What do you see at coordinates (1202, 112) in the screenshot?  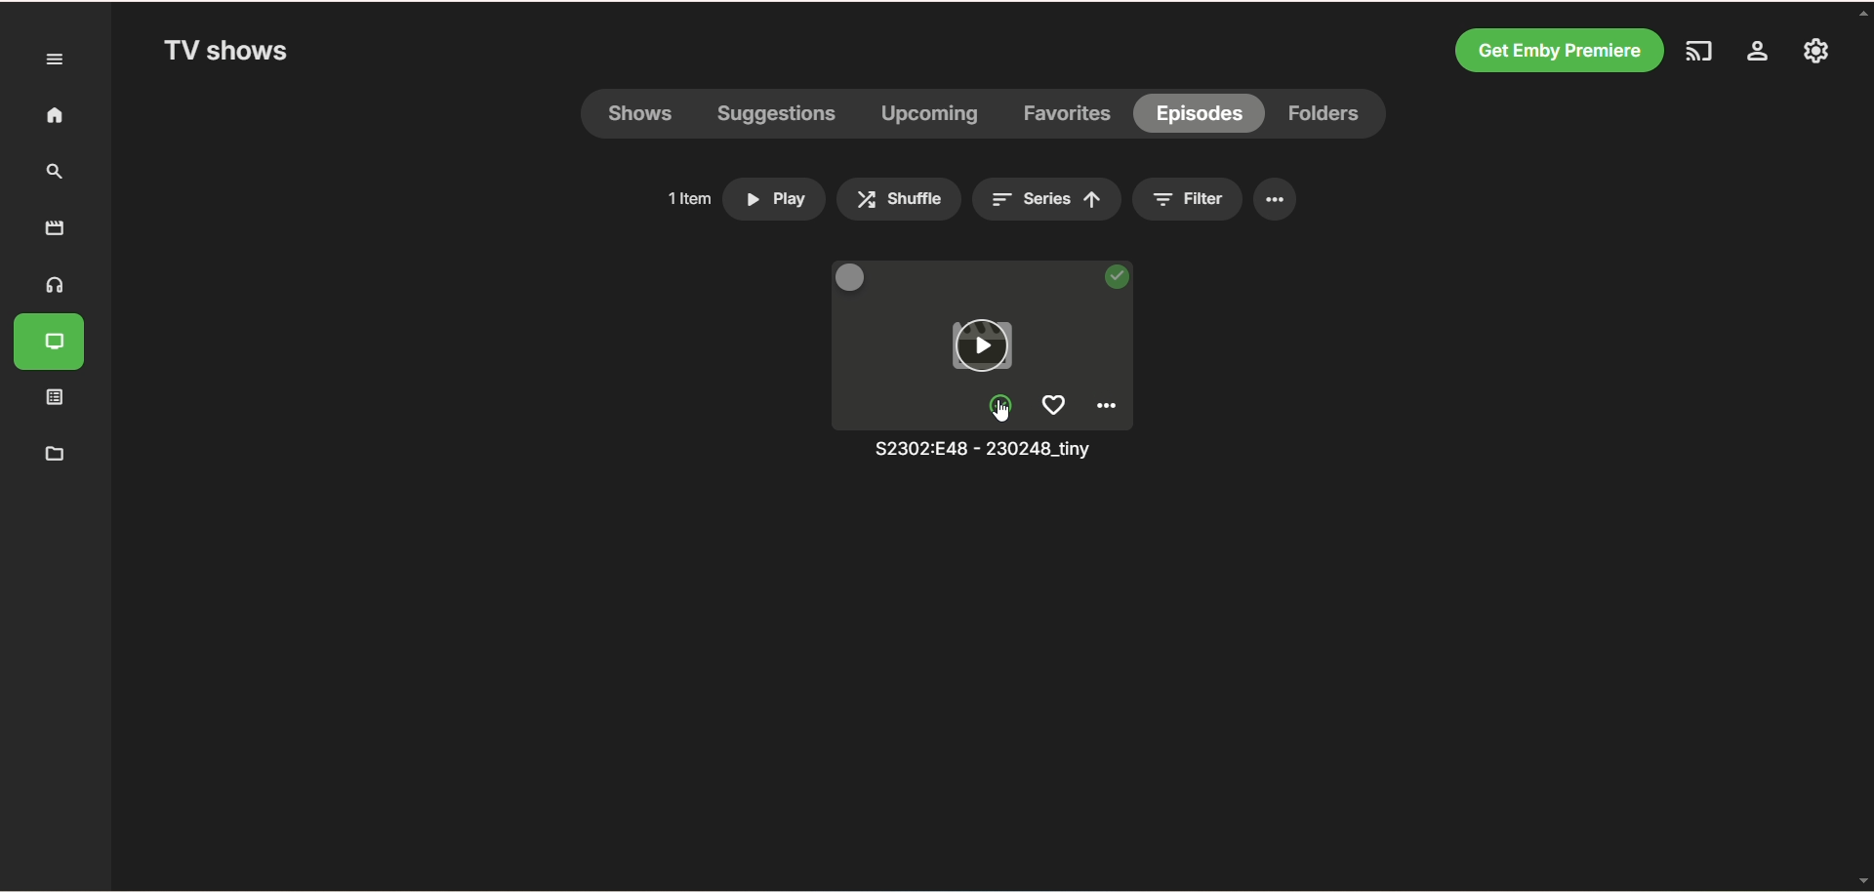 I see `episodes` at bounding box center [1202, 112].